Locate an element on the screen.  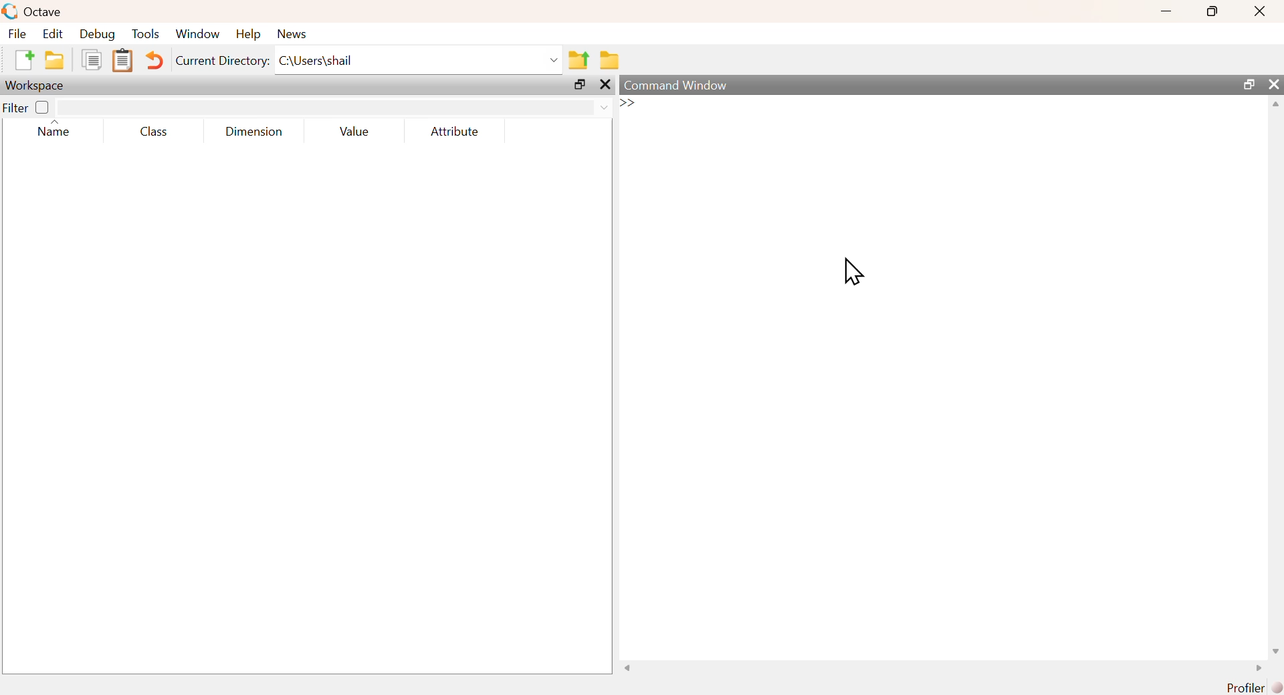
Clipboard is located at coordinates (122, 61).